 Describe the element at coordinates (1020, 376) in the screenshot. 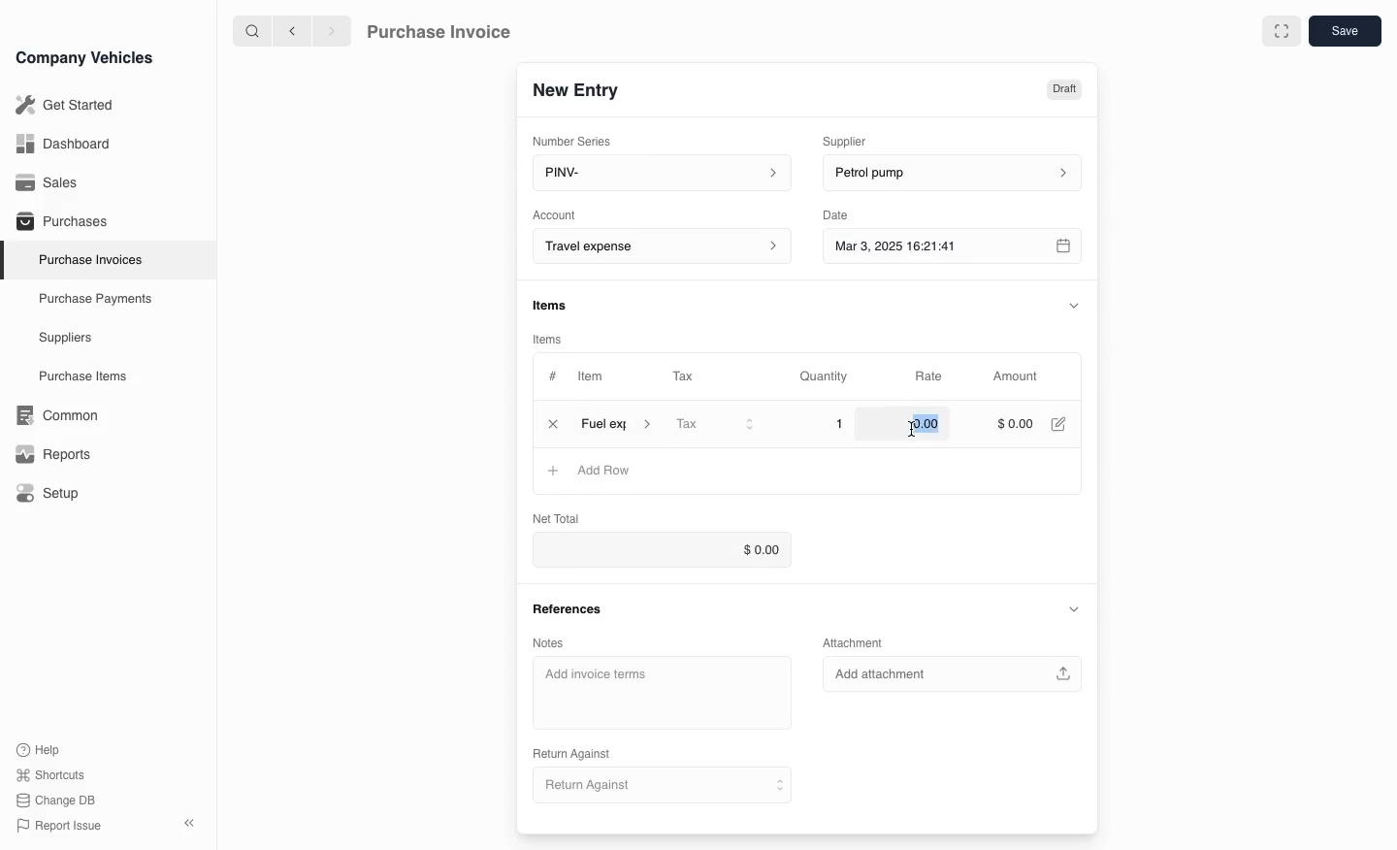

I see `Amount` at that location.